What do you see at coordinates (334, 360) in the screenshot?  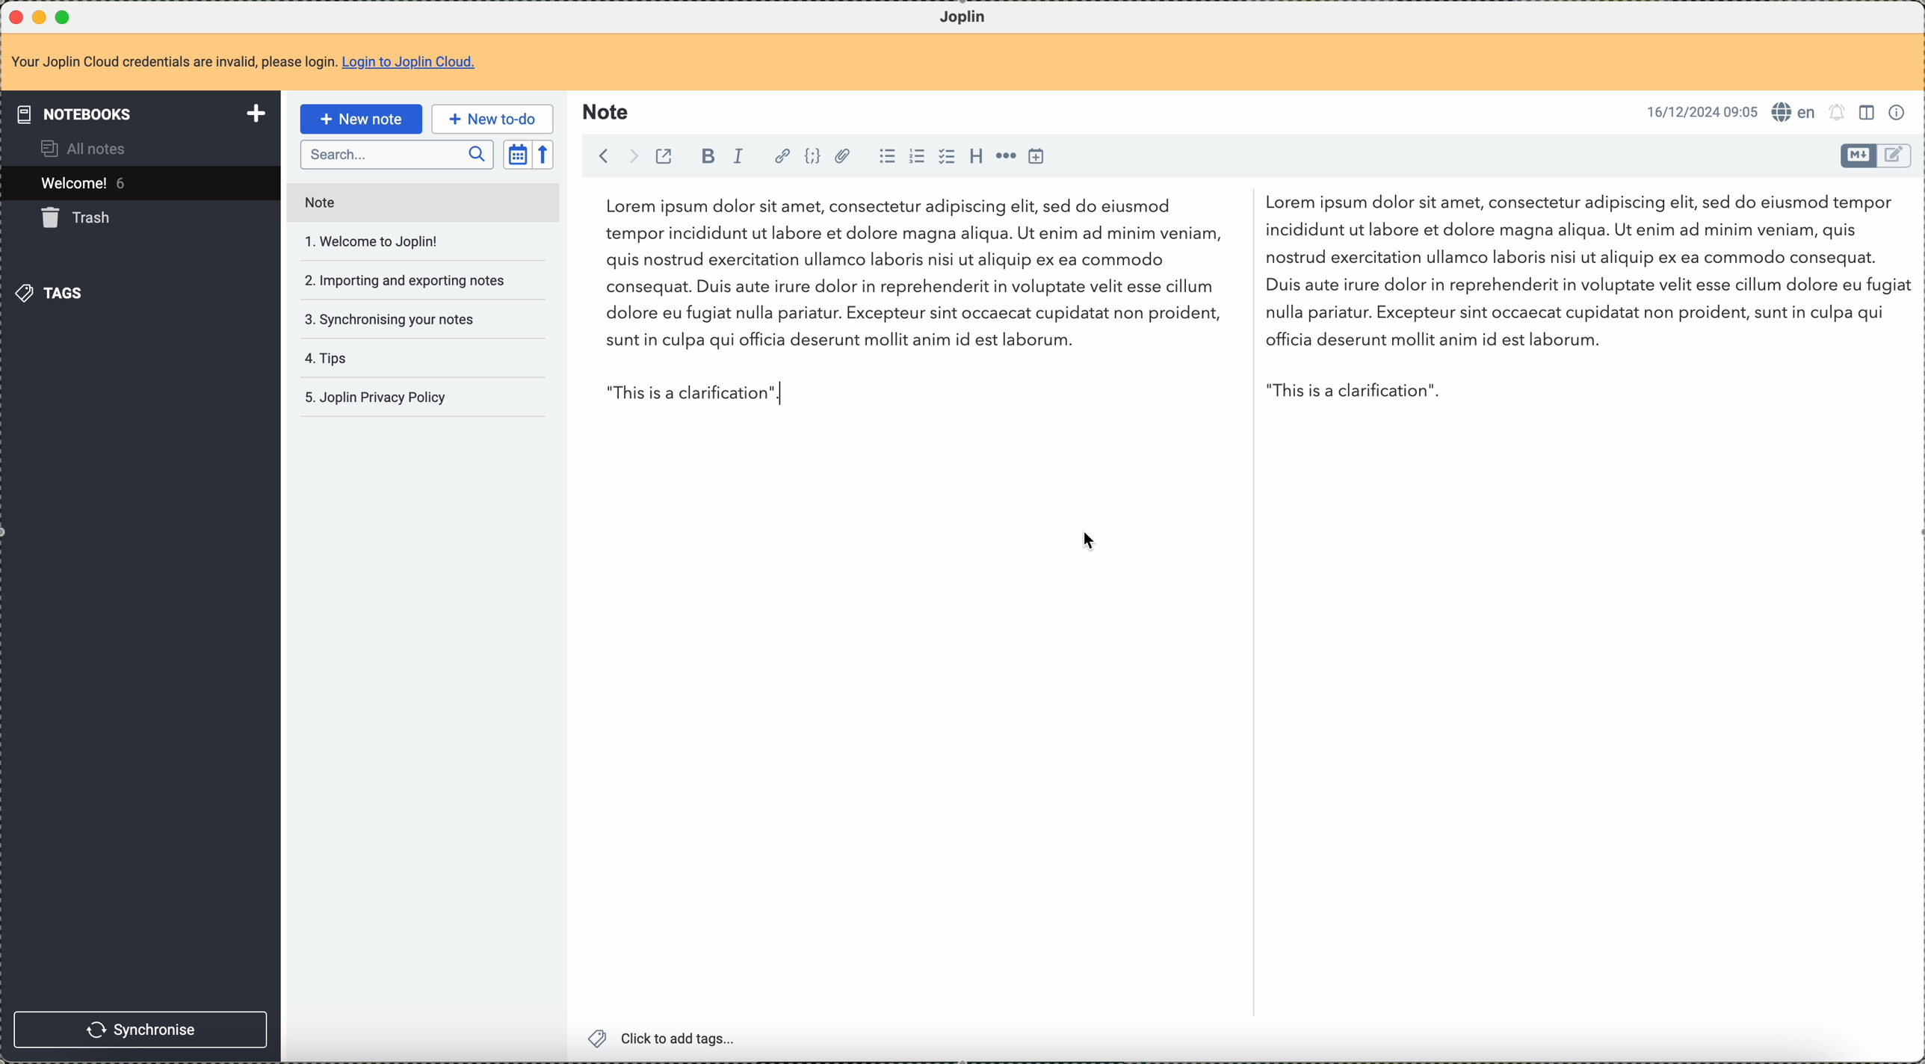 I see `tips` at bounding box center [334, 360].